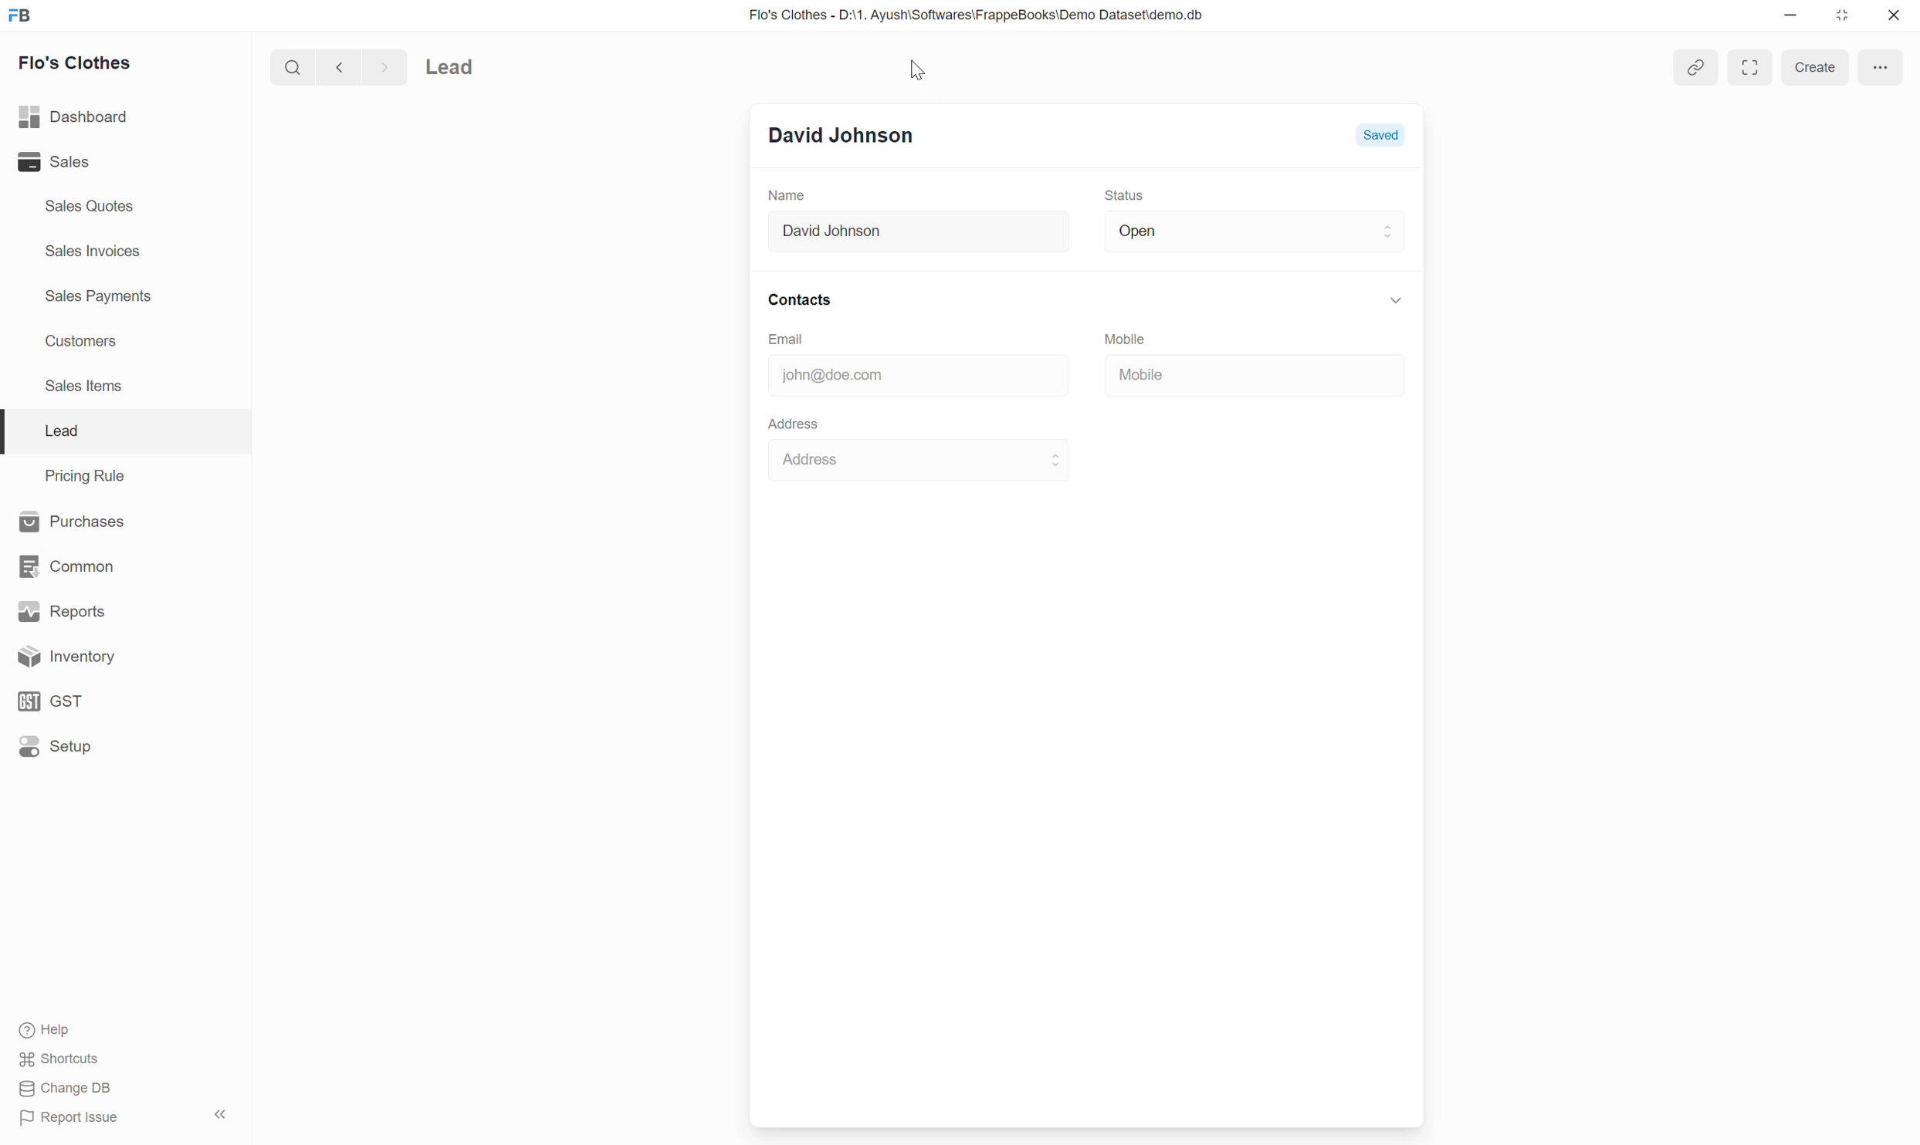 The height and width of the screenshot is (1145, 1920). Describe the element at coordinates (62, 1057) in the screenshot. I see `$f Shortcuts` at that location.